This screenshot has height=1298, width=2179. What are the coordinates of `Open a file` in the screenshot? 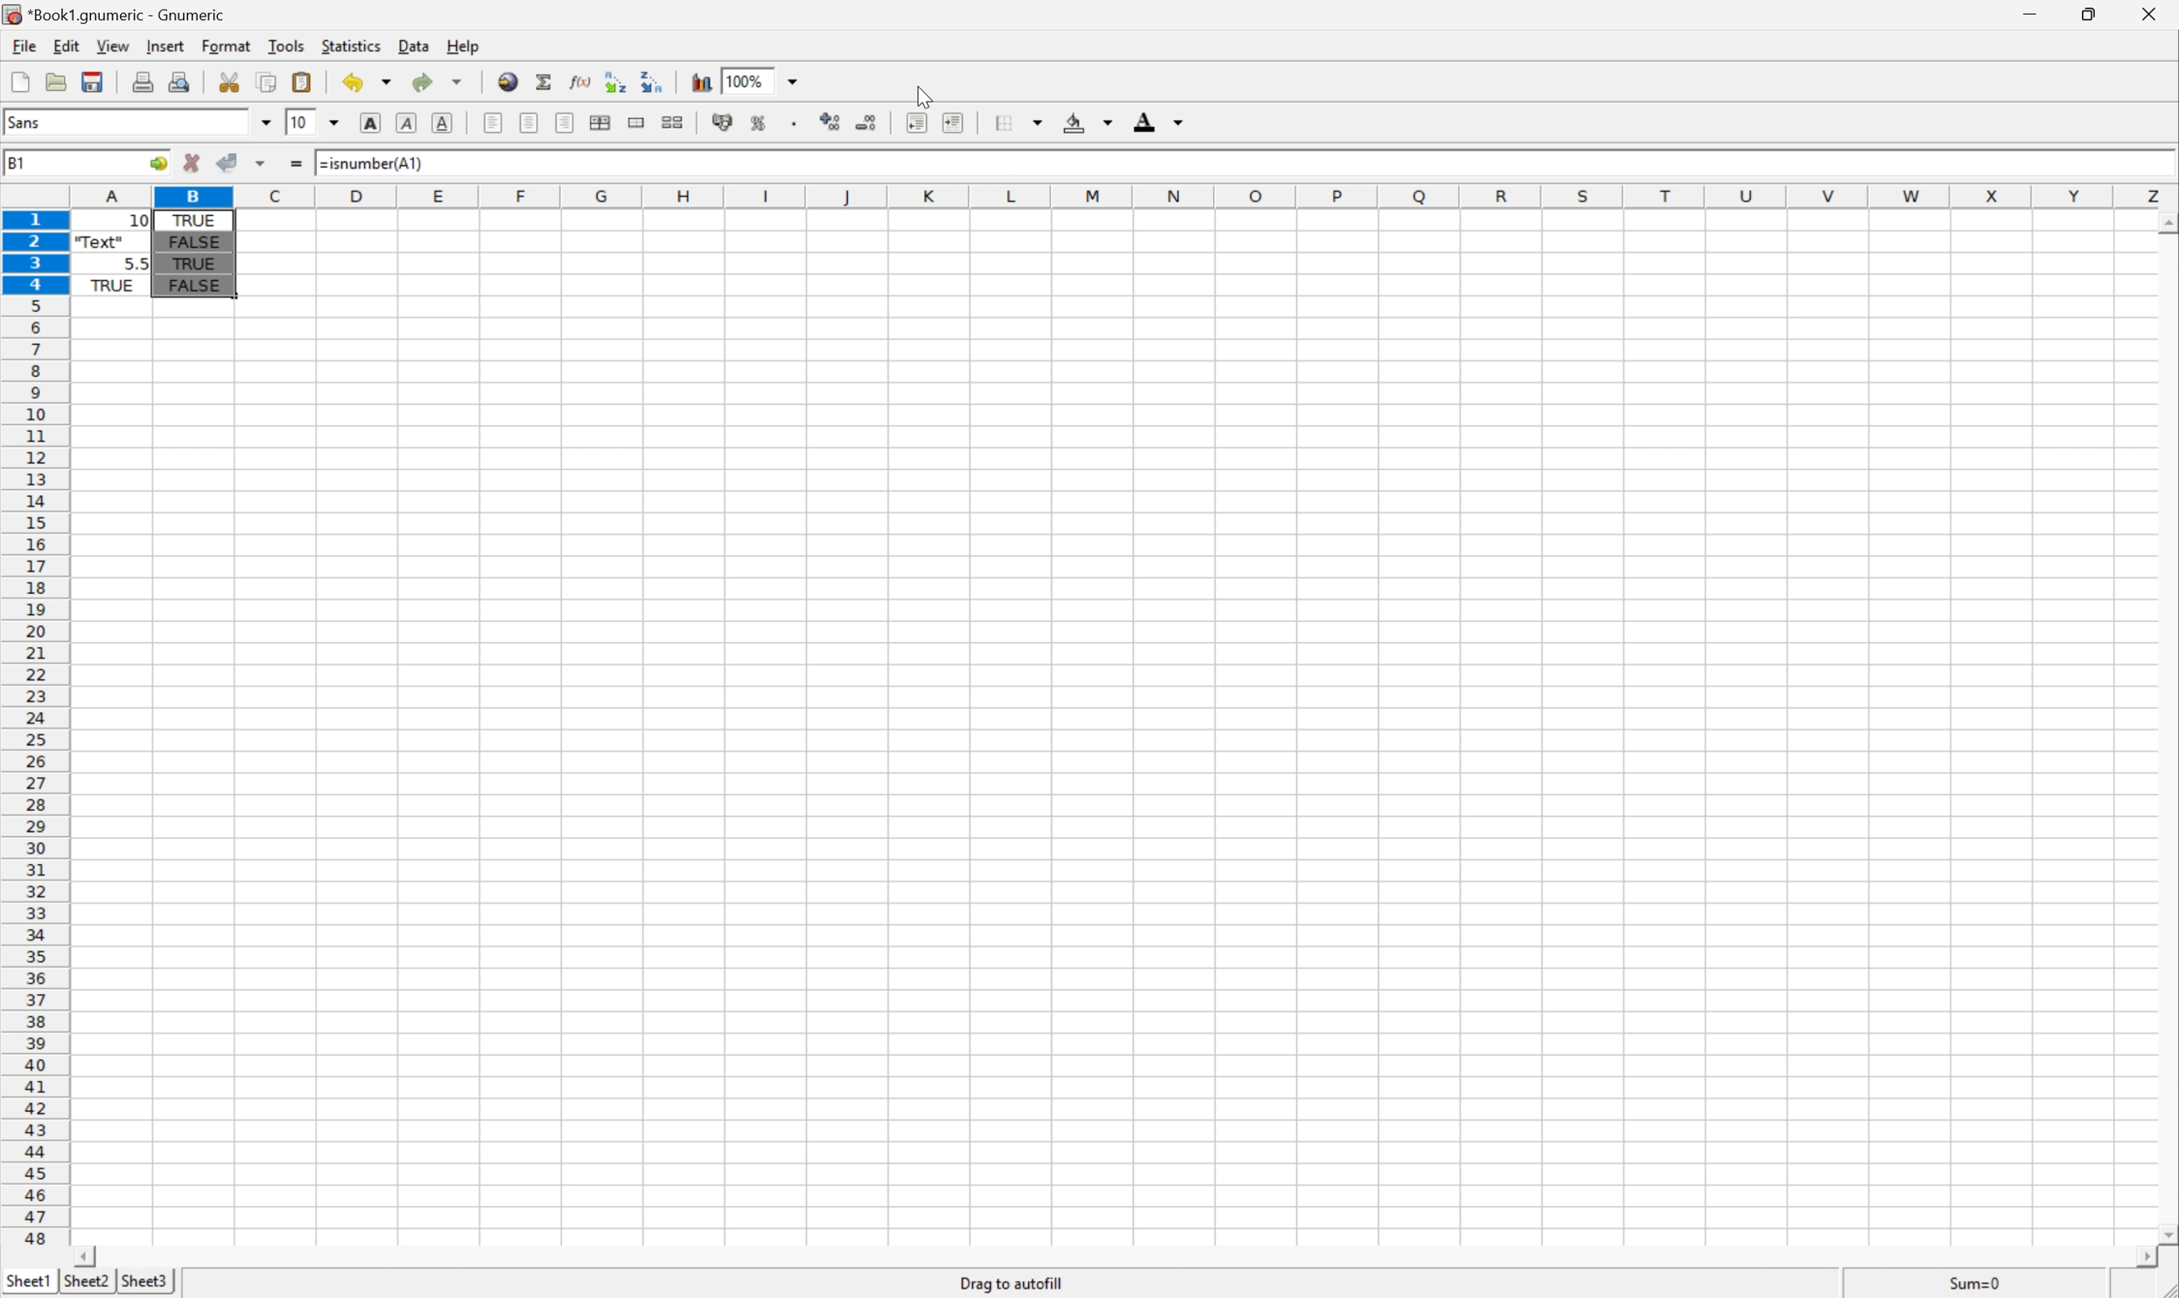 It's located at (60, 83).